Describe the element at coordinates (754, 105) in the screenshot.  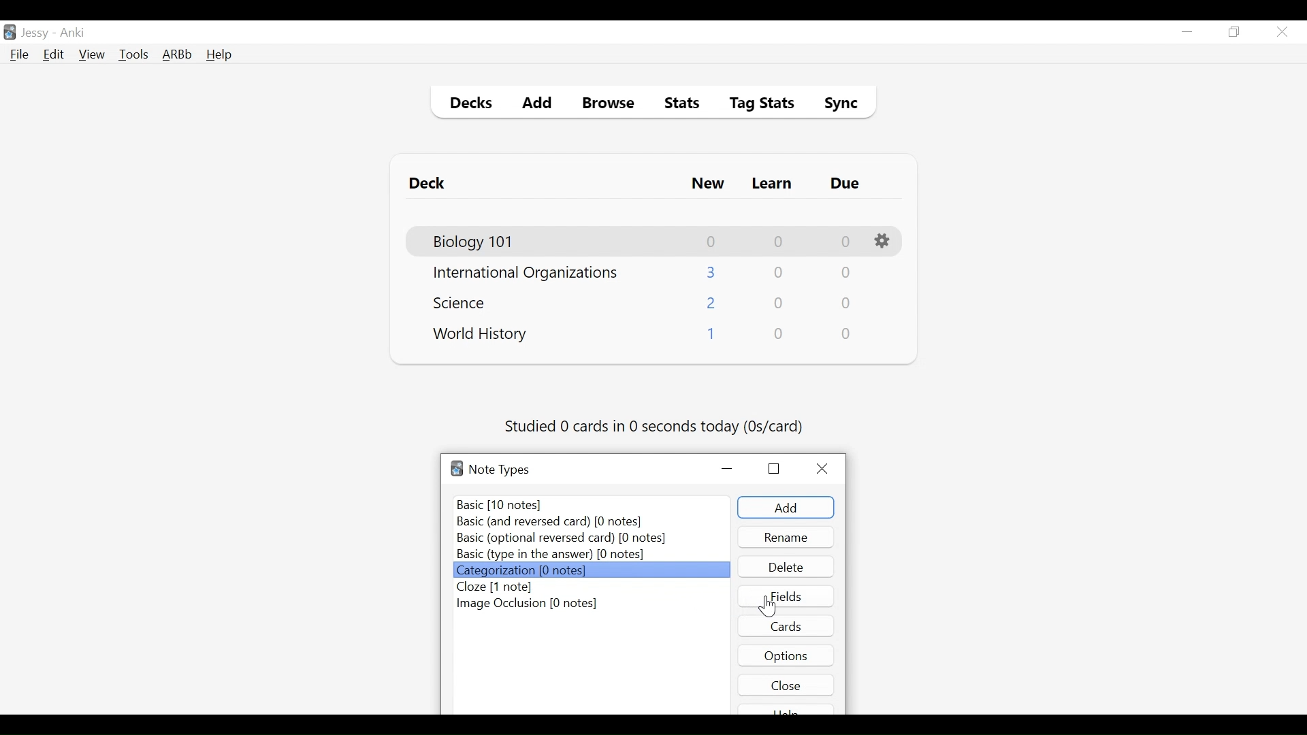
I see `Tag Stats` at that location.